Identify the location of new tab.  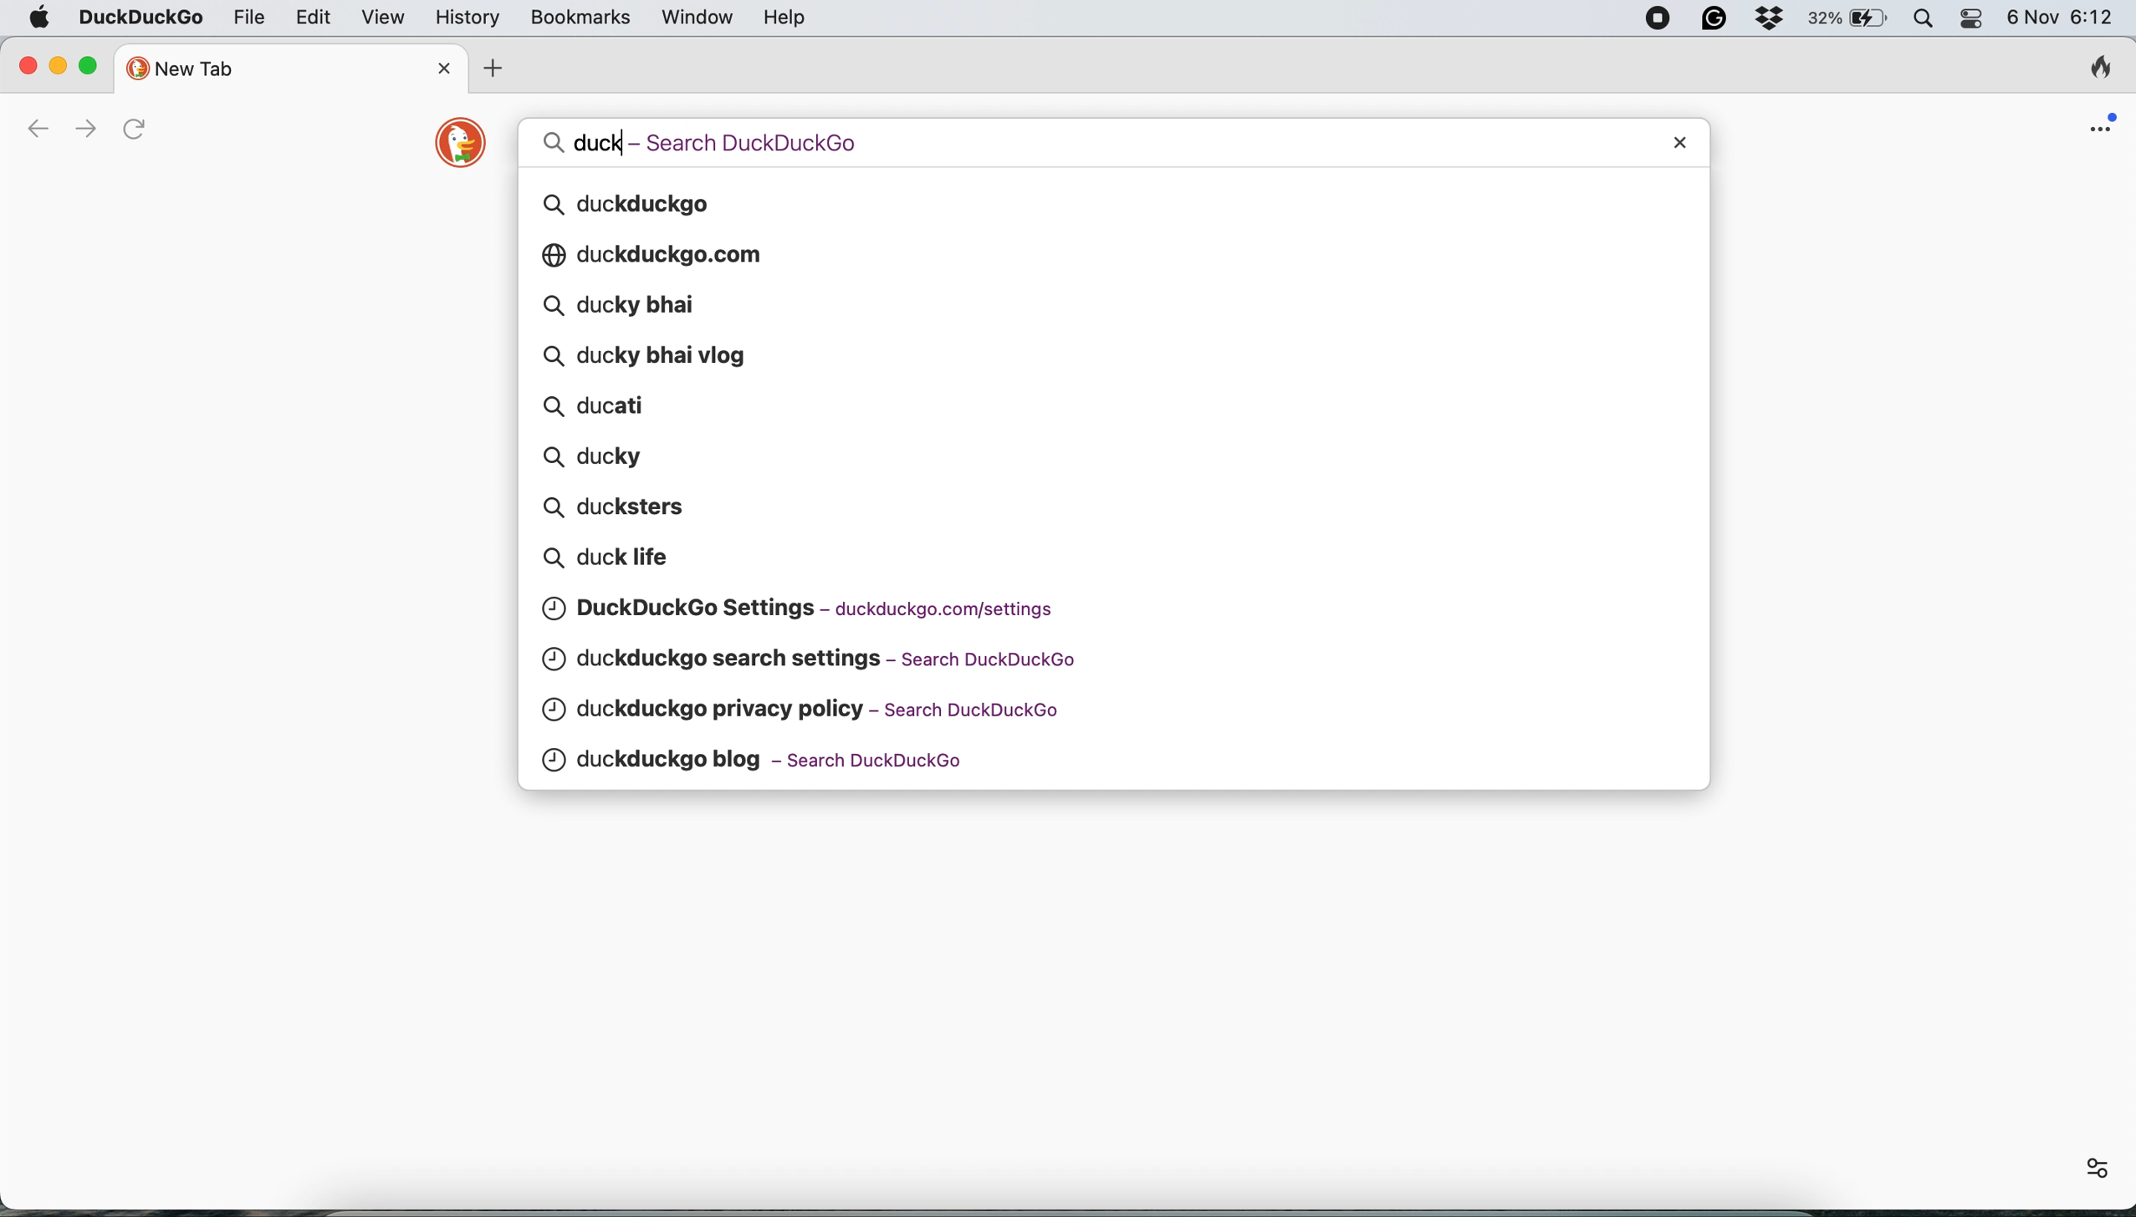
(273, 68).